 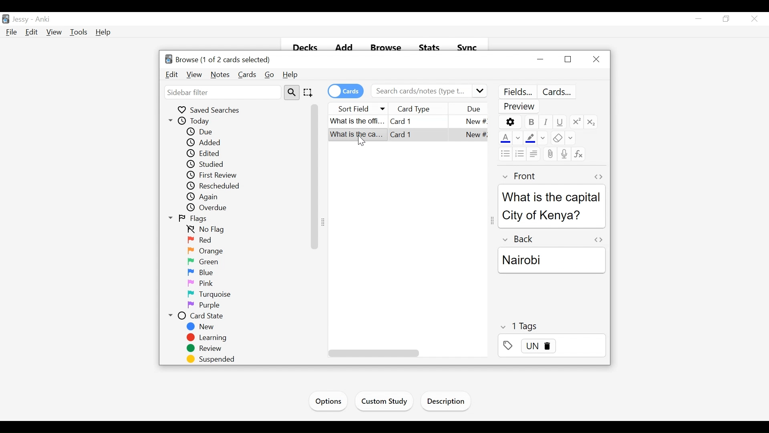 What do you see at coordinates (310, 92) in the screenshot?
I see `` at bounding box center [310, 92].